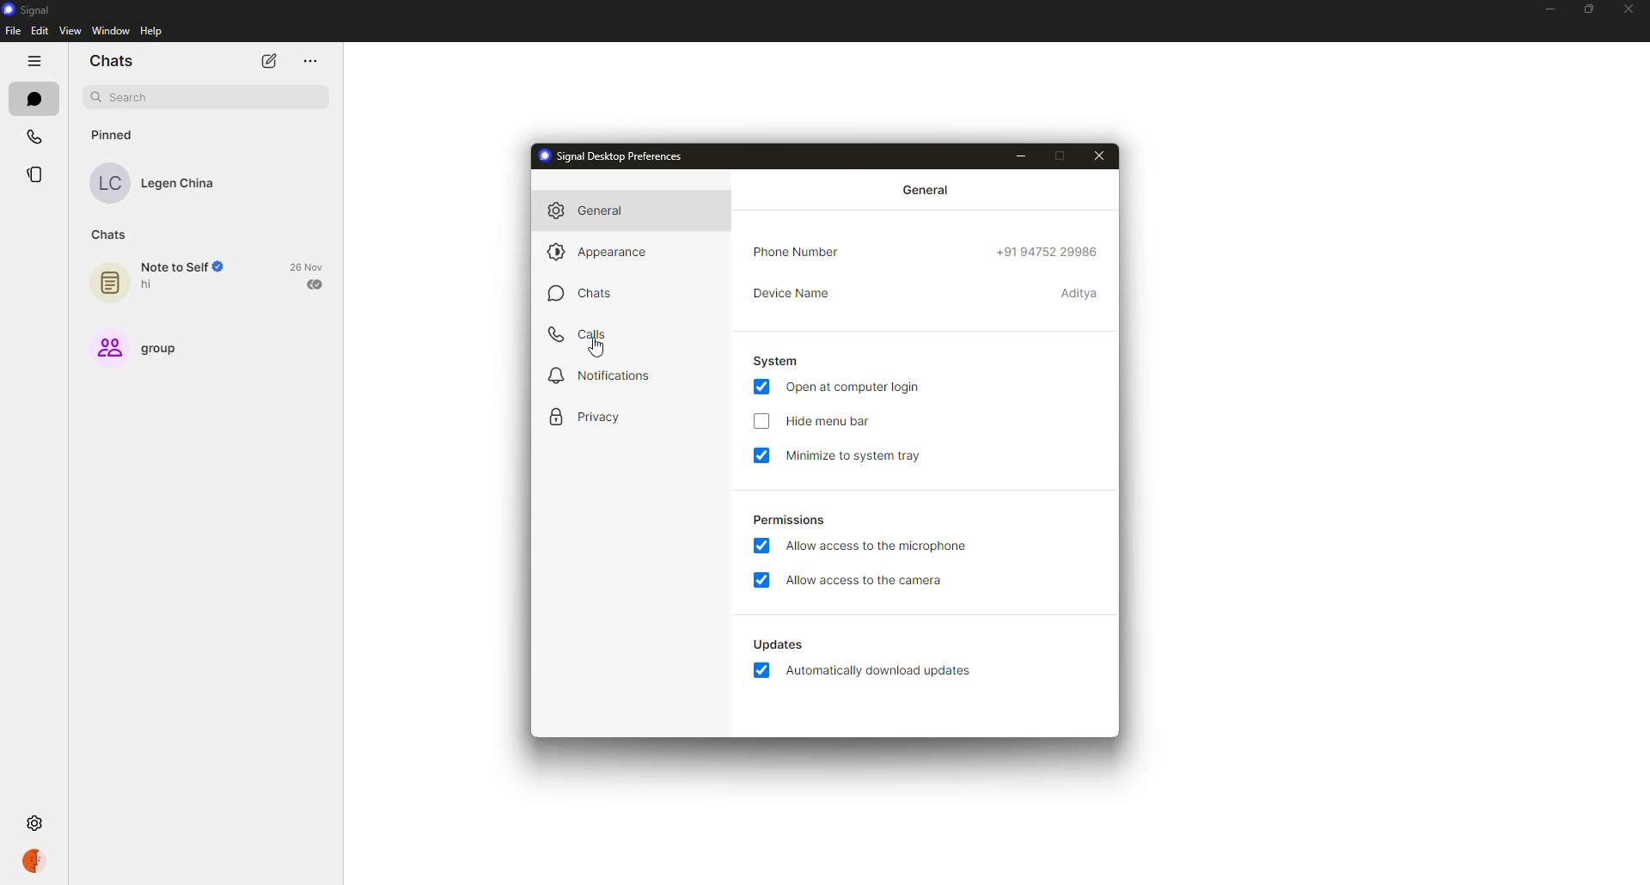 The width and height of the screenshot is (1650, 885). Describe the element at coordinates (32, 137) in the screenshot. I see `calls` at that location.